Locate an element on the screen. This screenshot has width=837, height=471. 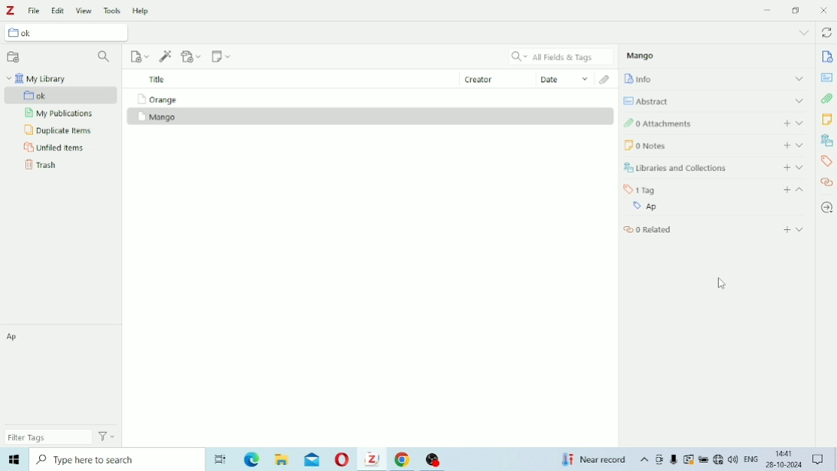
Mail is located at coordinates (314, 459).